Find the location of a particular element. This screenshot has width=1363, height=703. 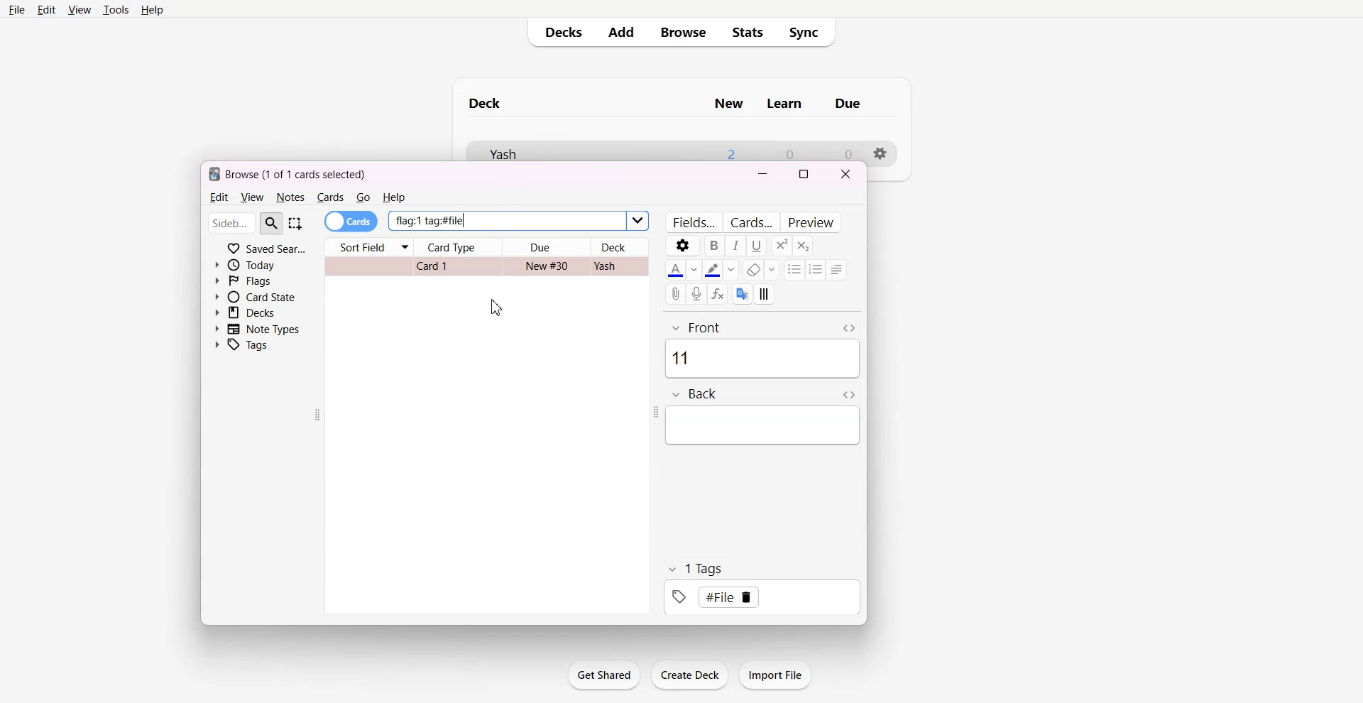

Toggle HTML Editor is located at coordinates (850, 328).